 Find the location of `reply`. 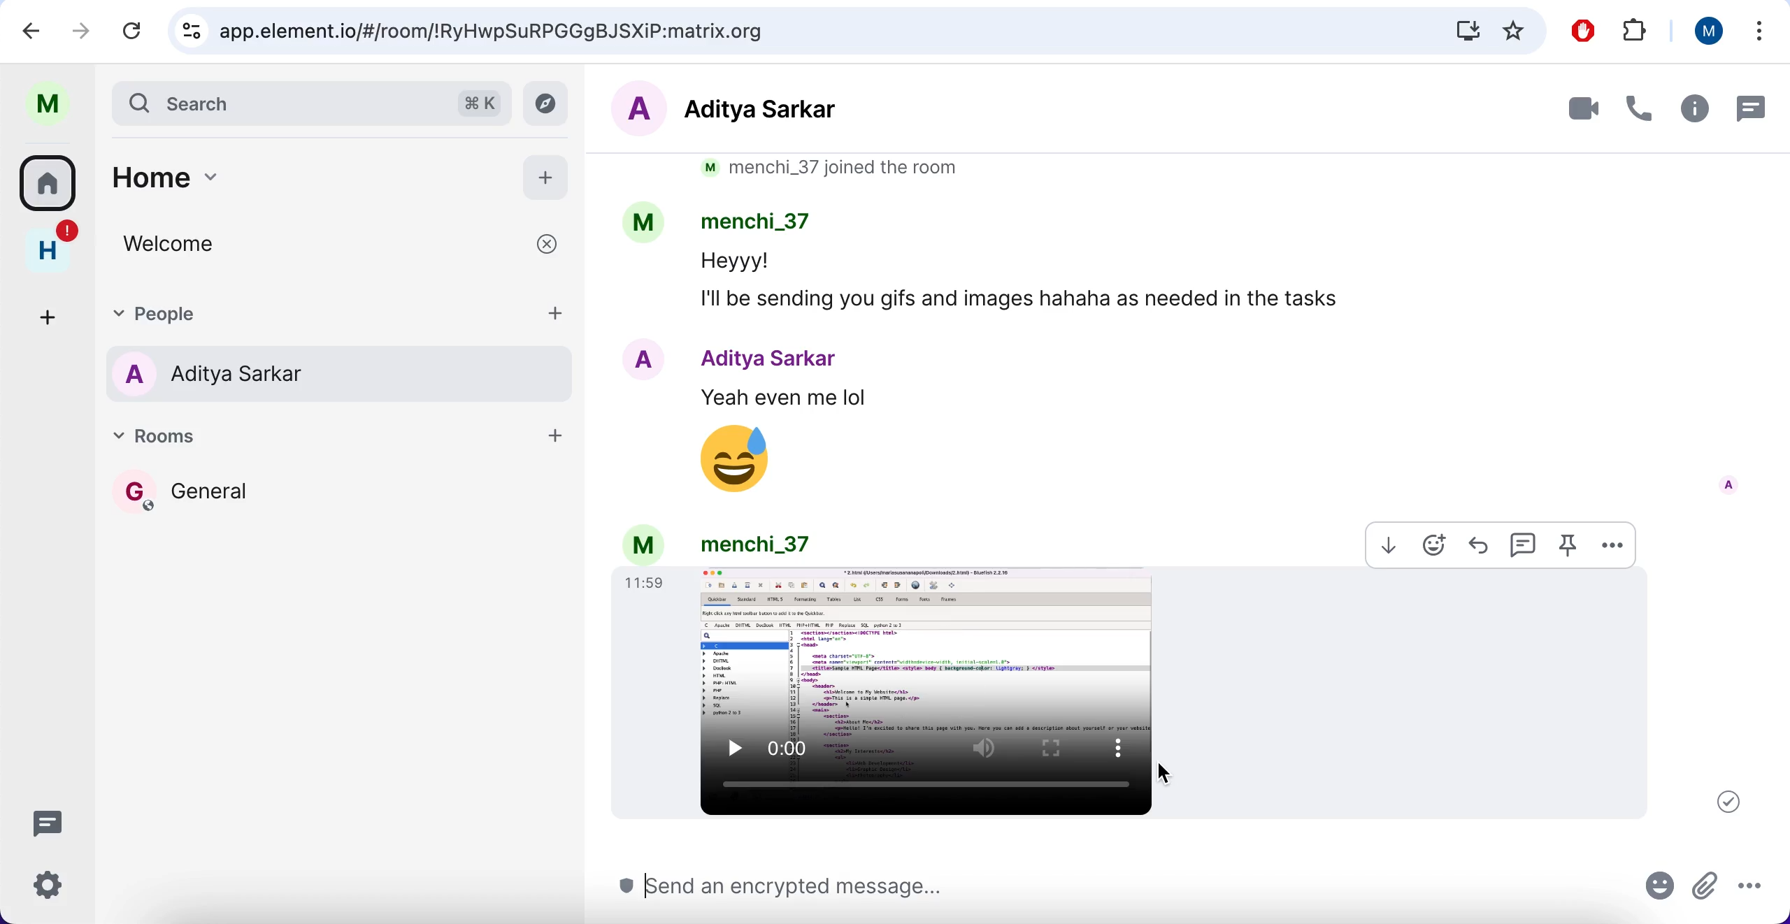

reply is located at coordinates (1478, 543).